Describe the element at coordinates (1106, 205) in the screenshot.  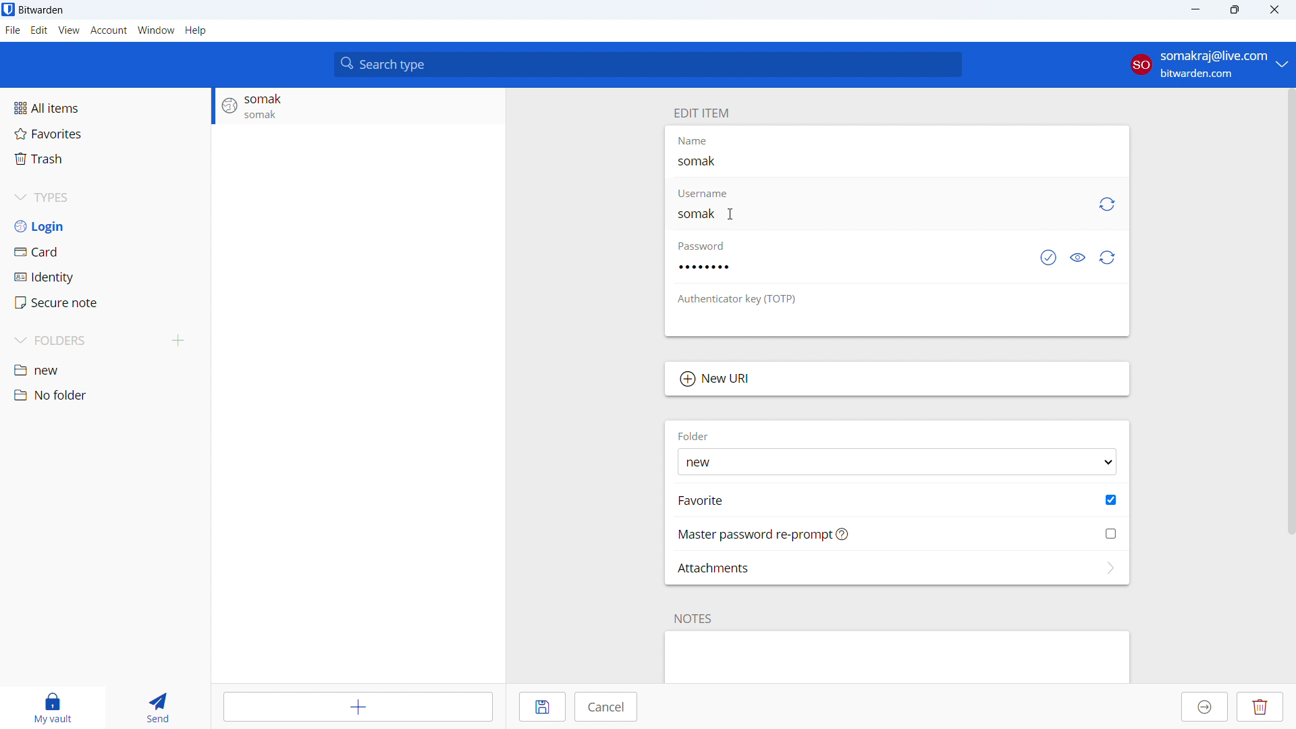
I see `generate username` at that location.